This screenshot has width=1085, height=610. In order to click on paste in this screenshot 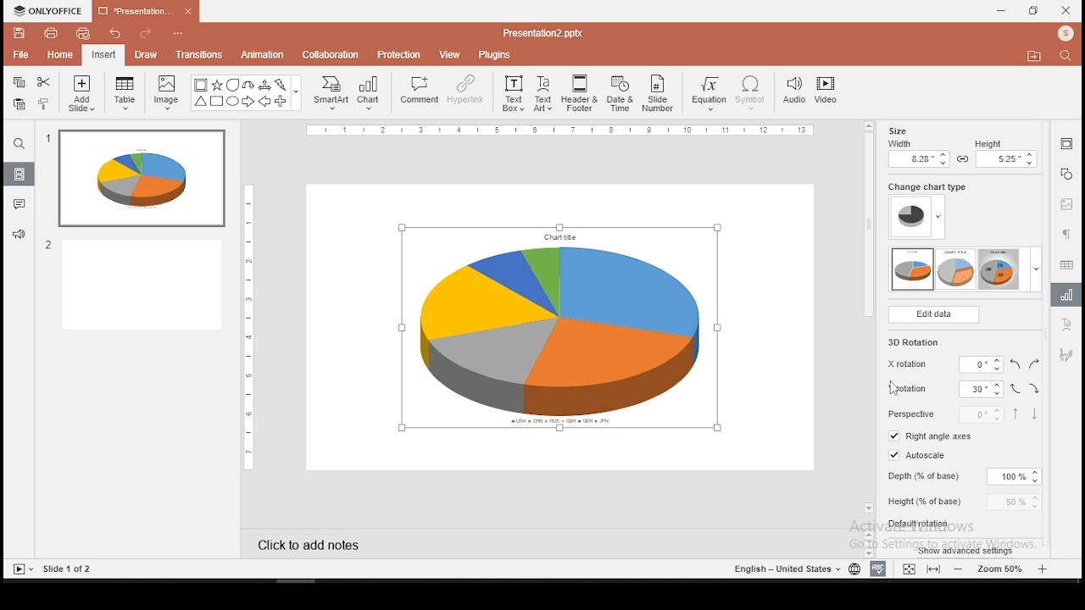, I will do `click(19, 104)`.